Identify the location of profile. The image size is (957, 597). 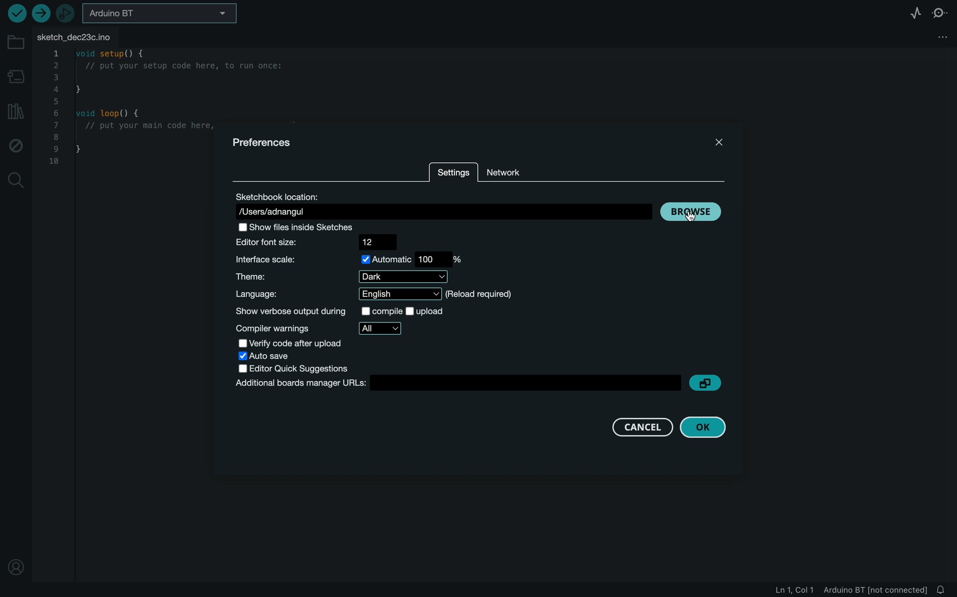
(18, 567).